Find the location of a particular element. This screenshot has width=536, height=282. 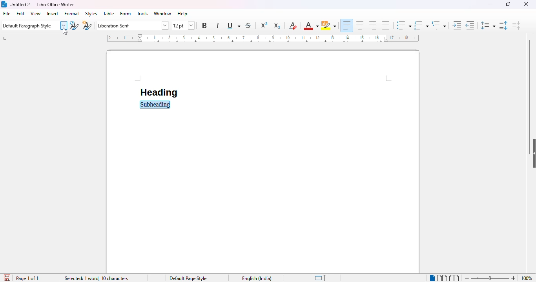

insert is located at coordinates (53, 14).